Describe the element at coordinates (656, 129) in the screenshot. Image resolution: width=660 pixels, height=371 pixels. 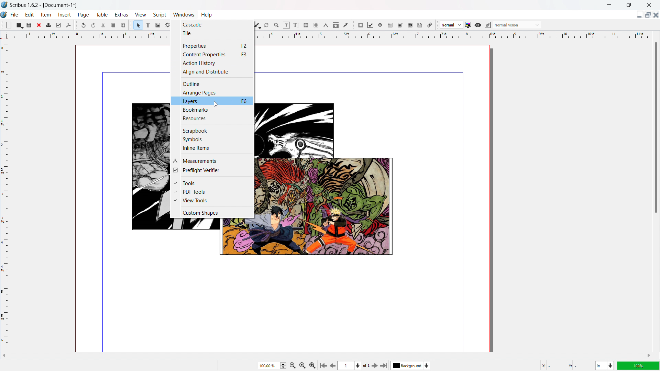
I see `vertical scroll bar` at that location.